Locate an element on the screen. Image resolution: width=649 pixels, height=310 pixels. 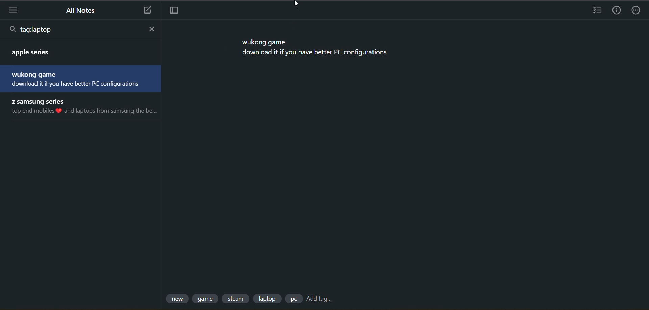
menu is located at coordinates (11, 10).